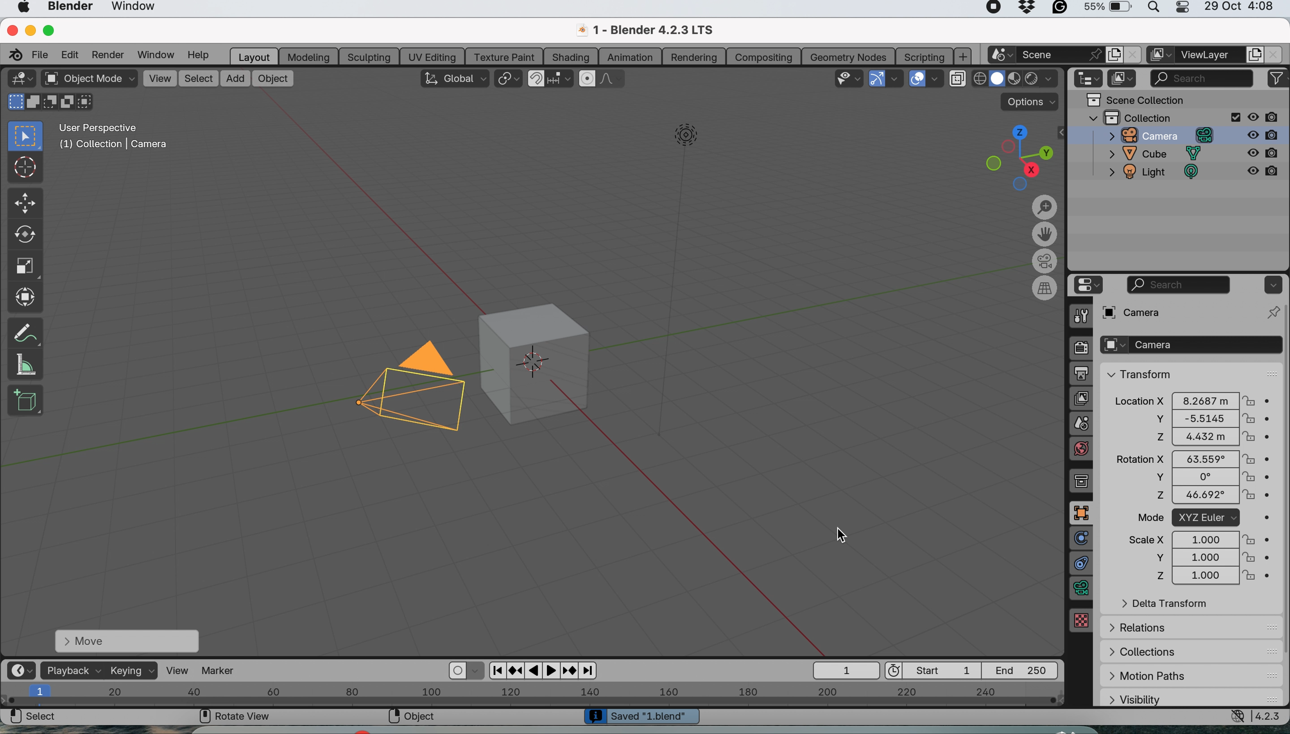 The width and height of the screenshot is (1290, 734). Describe the element at coordinates (1263, 154) in the screenshot. I see `disable in render` at that location.